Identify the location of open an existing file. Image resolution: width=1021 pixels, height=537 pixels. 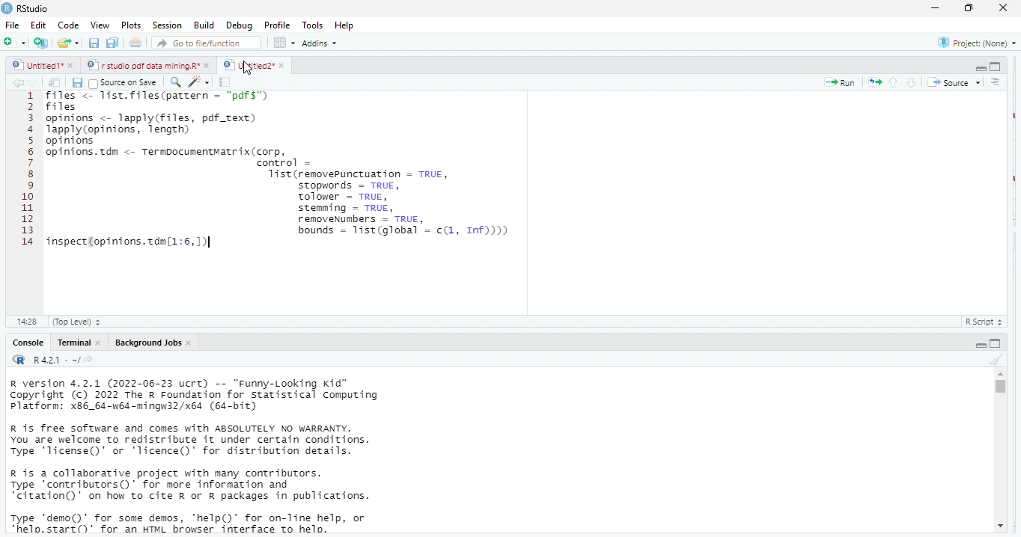
(69, 44).